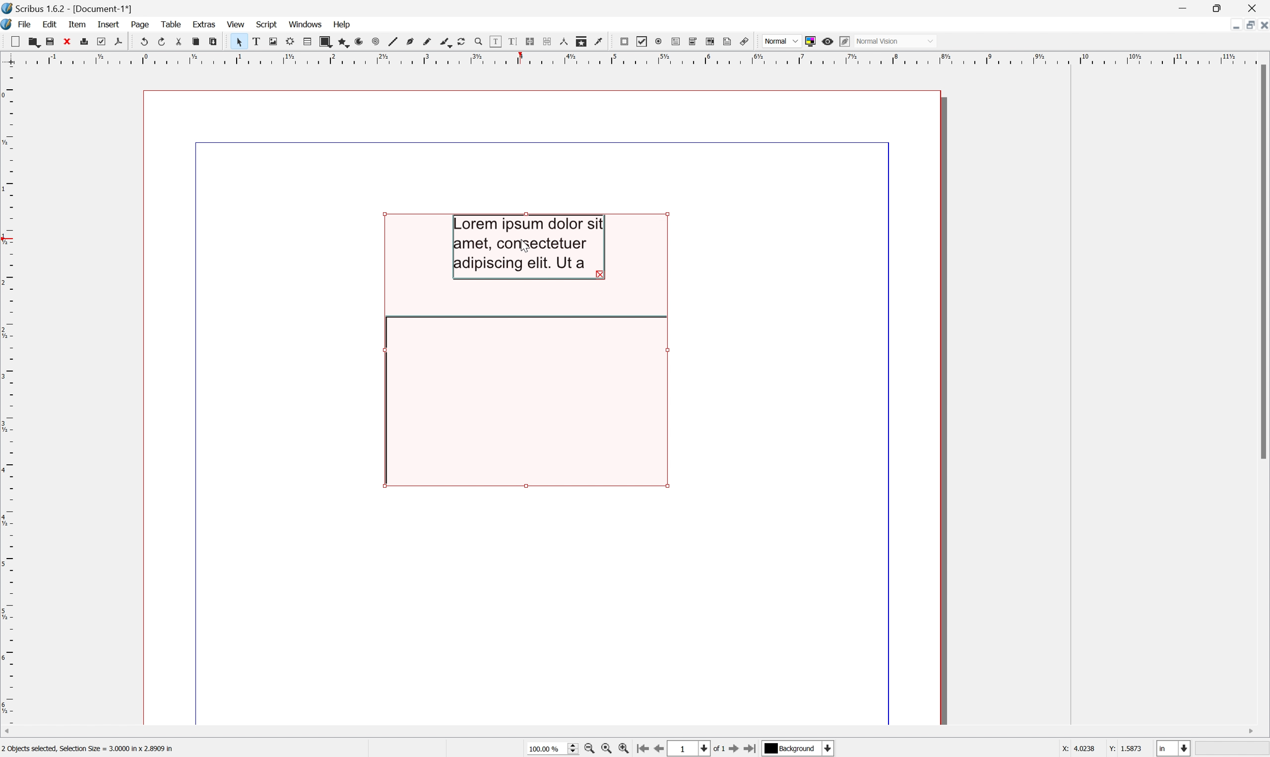 This screenshot has width=1270, height=757. Describe the element at coordinates (342, 24) in the screenshot. I see `Help` at that location.